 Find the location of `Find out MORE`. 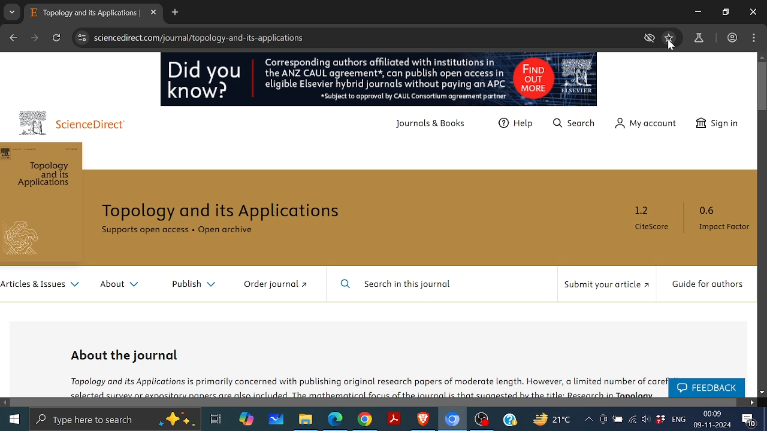

Find out MORE is located at coordinates (554, 79).